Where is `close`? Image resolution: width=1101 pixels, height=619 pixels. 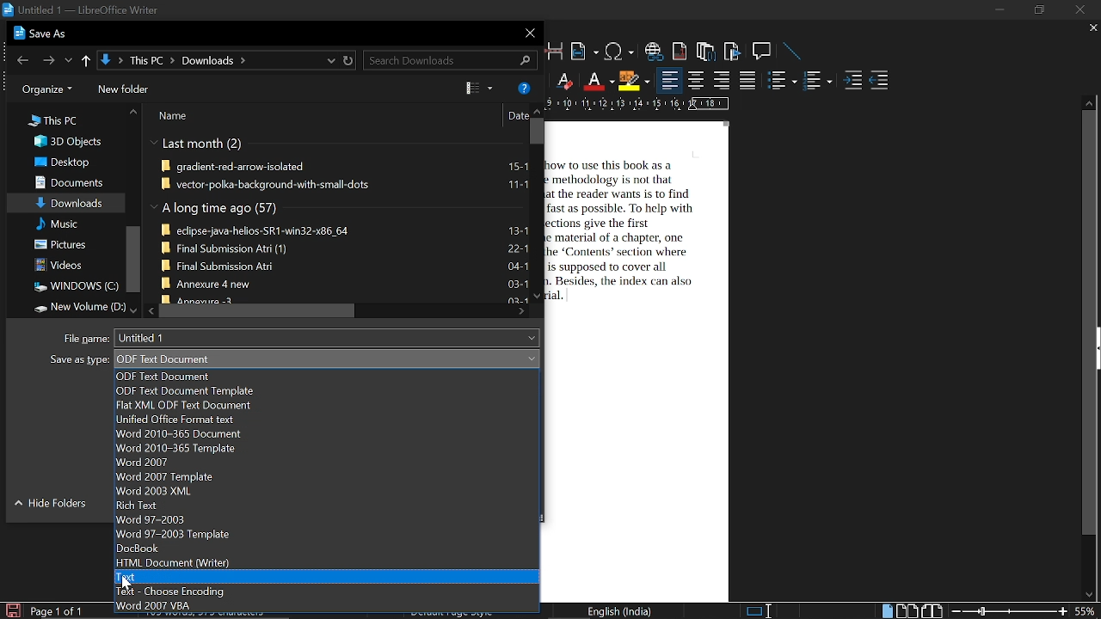
close is located at coordinates (1081, 9).